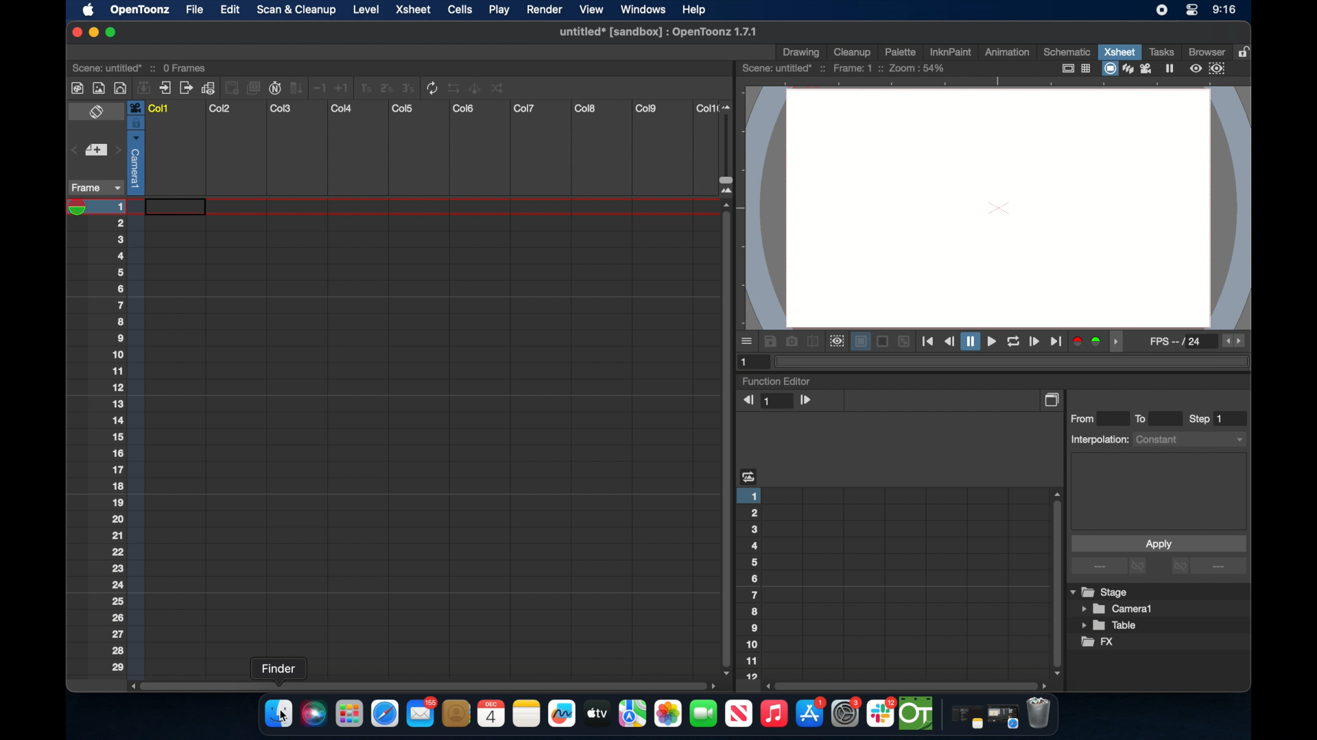 Image resolution: width=1317 pixels, height=740 pixels. Describe the element at coordinates (901, 51) in the screenshot. I see `palette` at that location.